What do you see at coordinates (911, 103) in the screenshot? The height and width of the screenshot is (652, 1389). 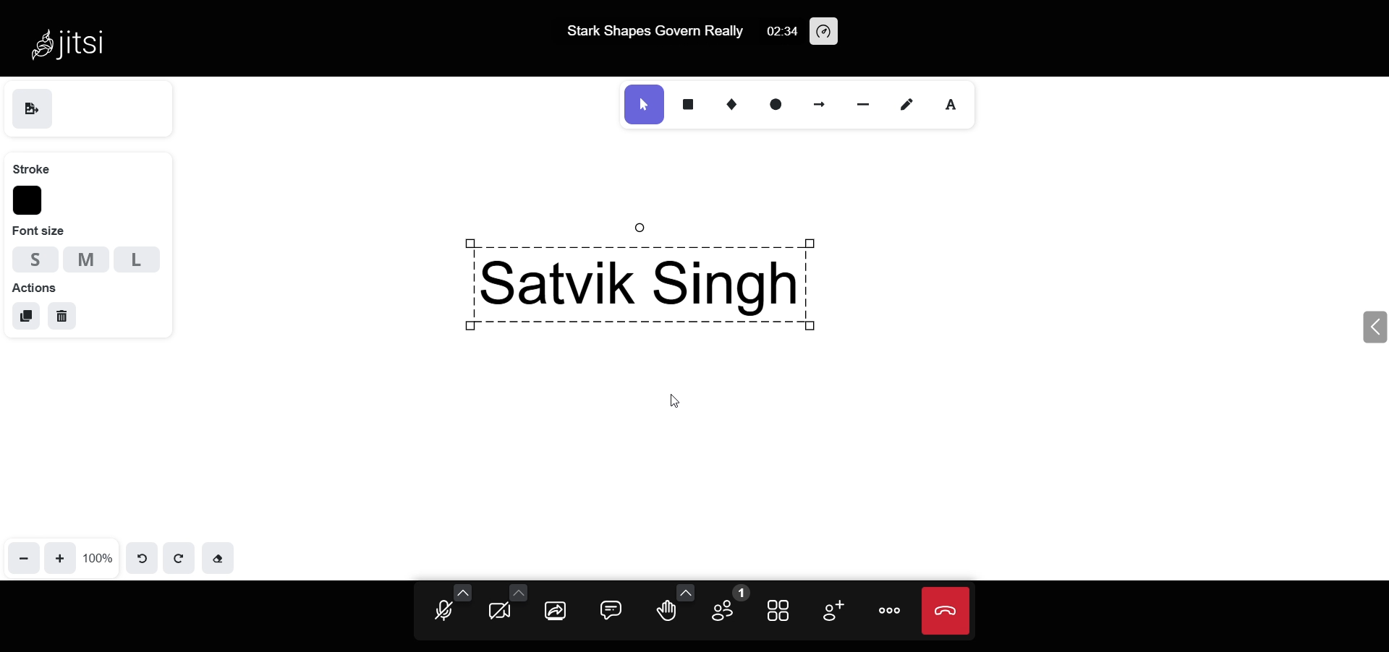 I see `draw` at bounding box center [911, 103].